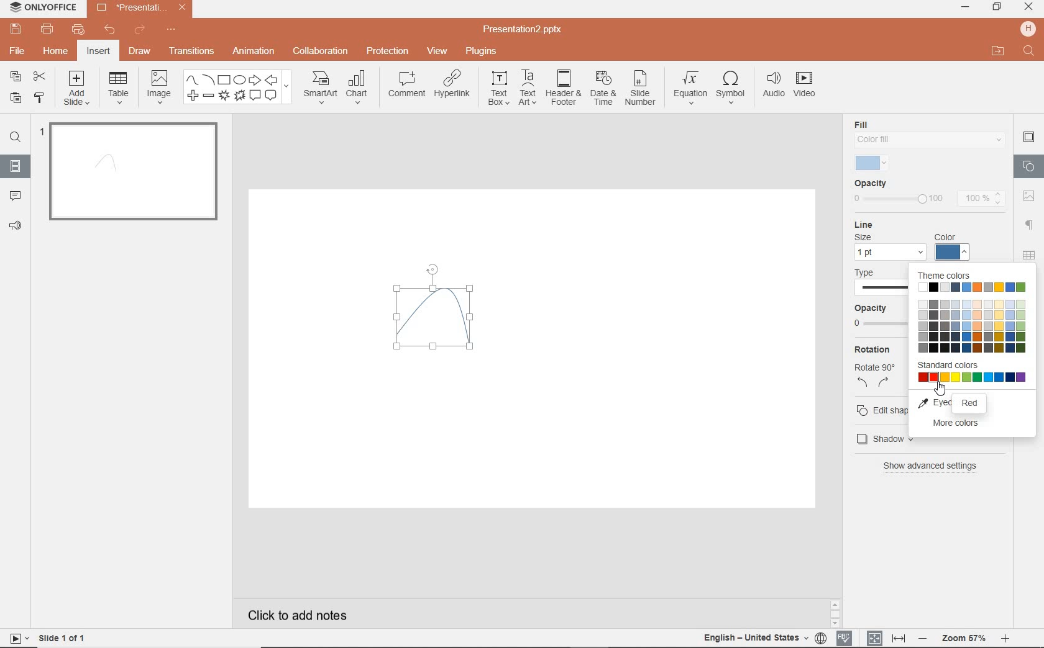 Image resolution: width=1044 pixels, height=648 pixels. I want to click on SHAPE SETTINGS, so click(1030, 166).